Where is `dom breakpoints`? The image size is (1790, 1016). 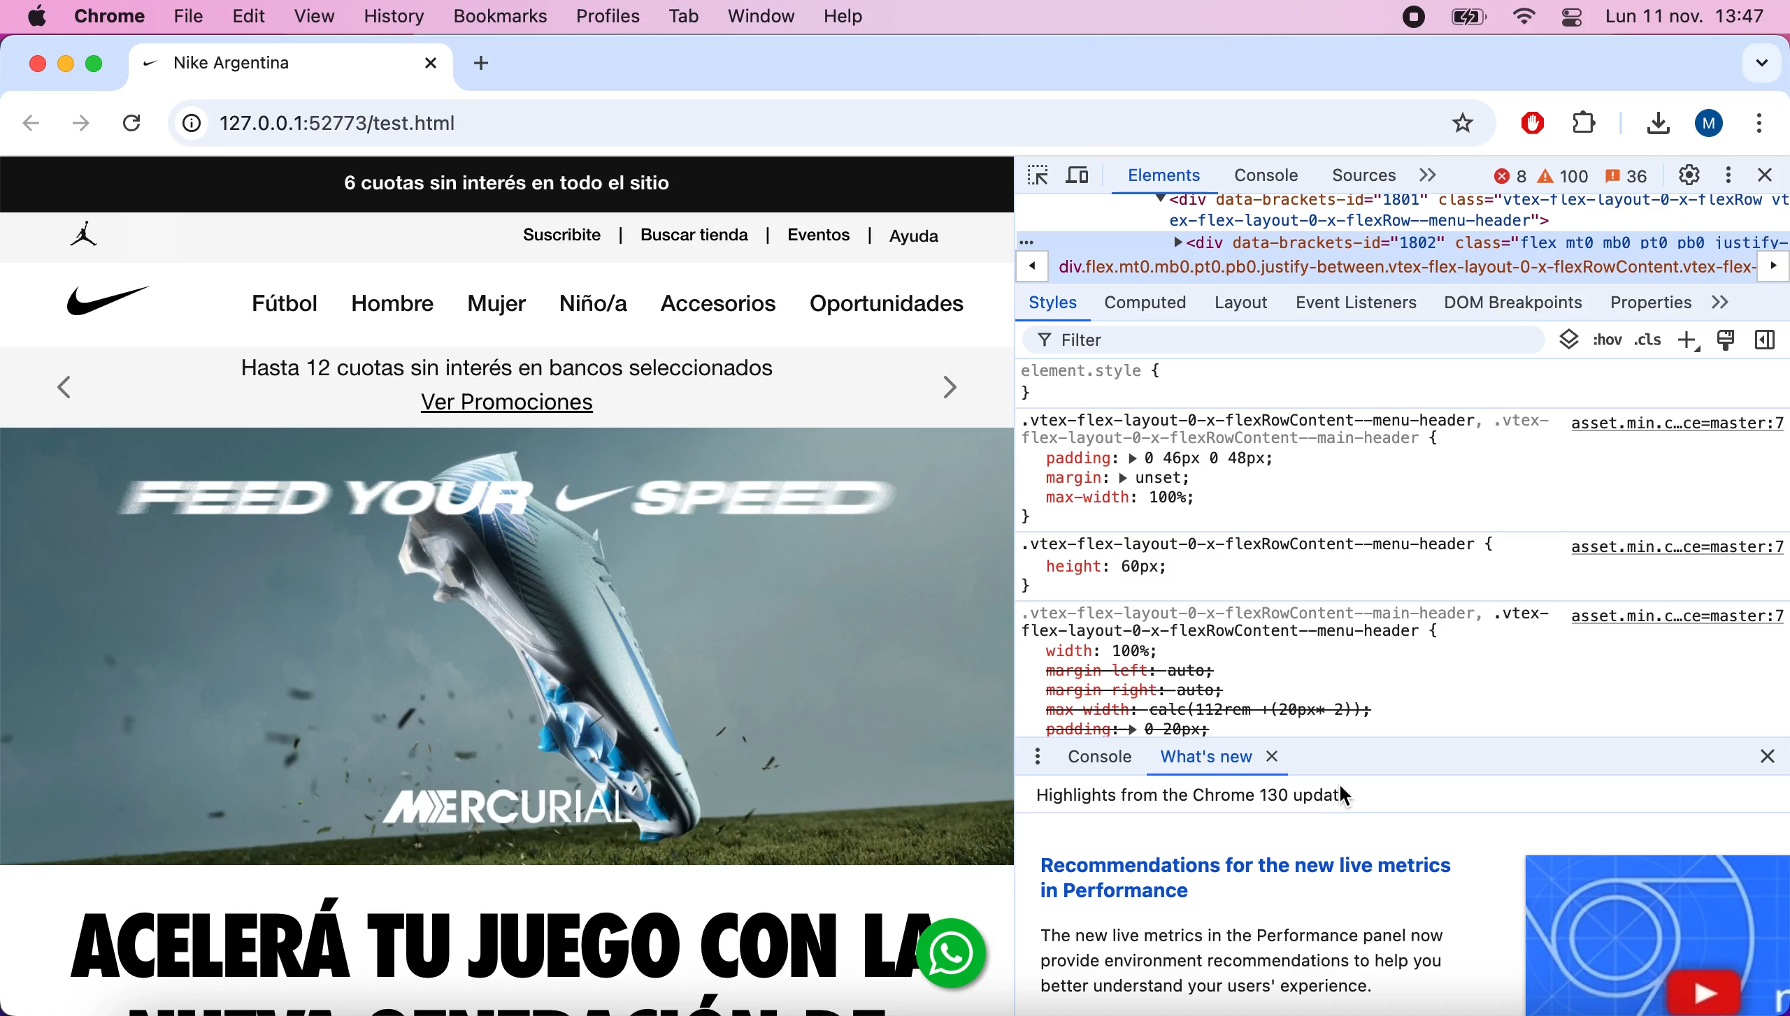
dom breakpoints is located at coordinates (1519, 301).